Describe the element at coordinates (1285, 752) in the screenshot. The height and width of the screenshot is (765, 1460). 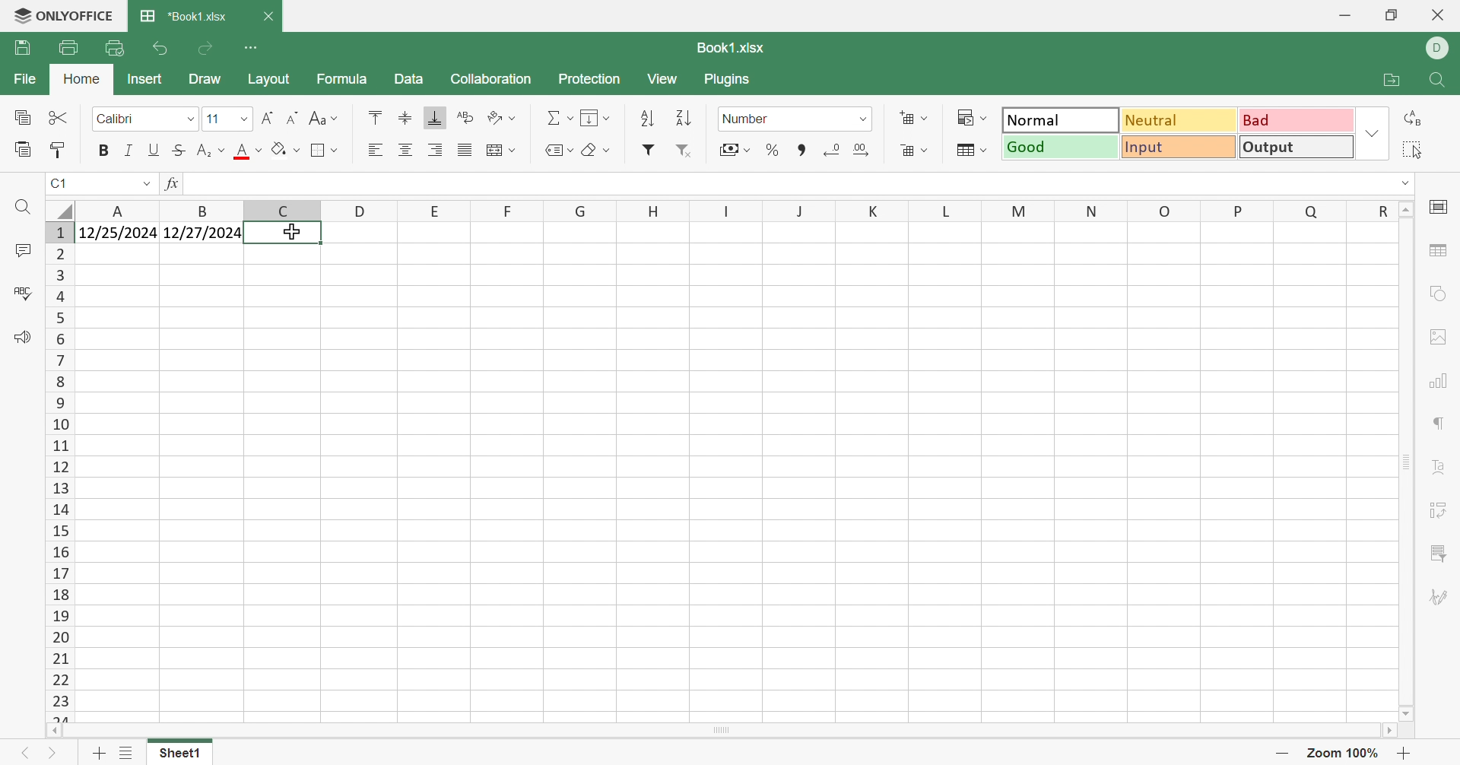
I see `Zoom Out` at that location.